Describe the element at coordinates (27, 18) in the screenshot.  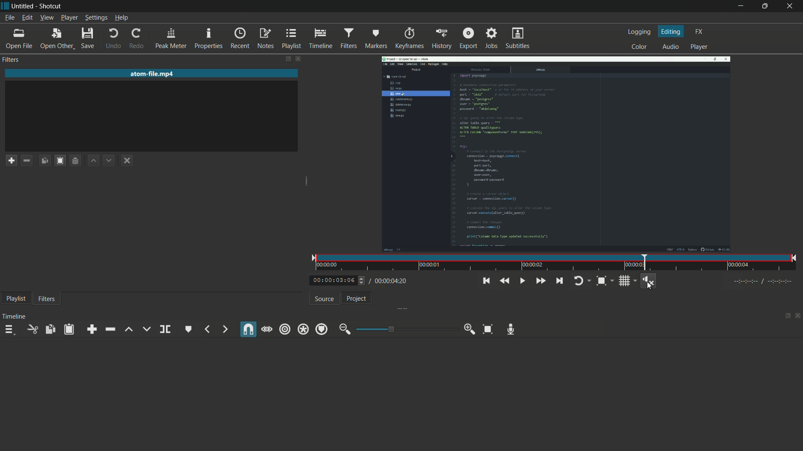
I see `edit` at that location.